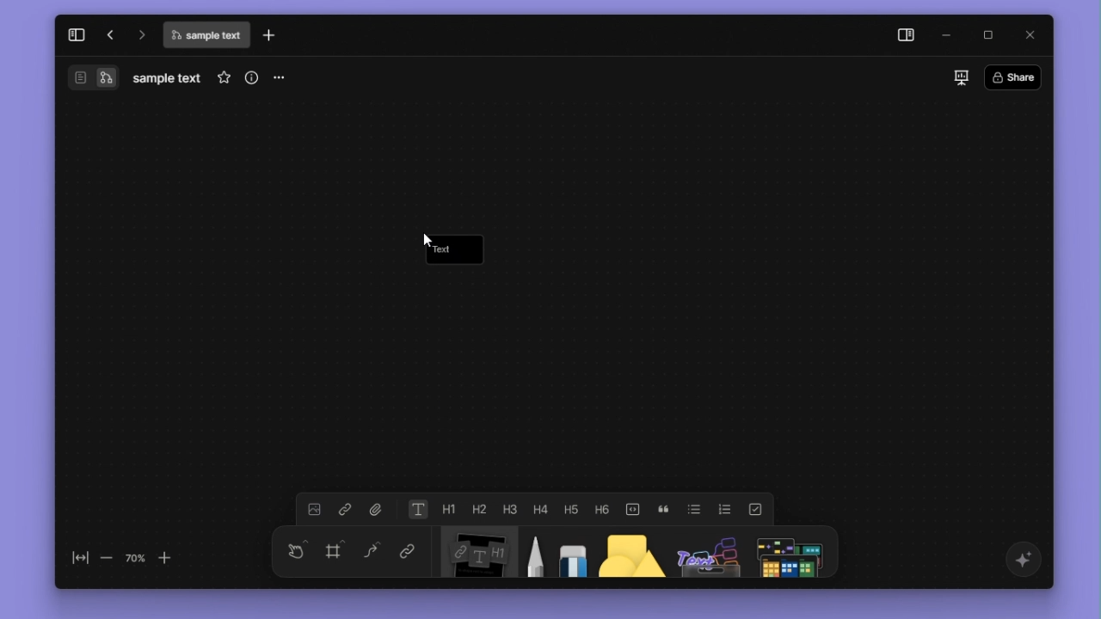 The image size is (1101, 619). I want to click on eraser, so click(569, 553).